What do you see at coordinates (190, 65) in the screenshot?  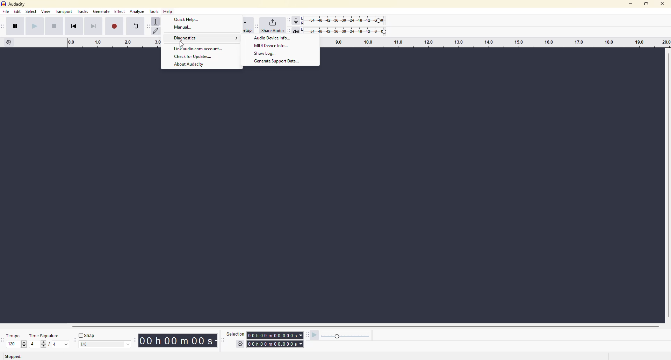 I see `‘About Audacity` at bounding box center [190, 65].